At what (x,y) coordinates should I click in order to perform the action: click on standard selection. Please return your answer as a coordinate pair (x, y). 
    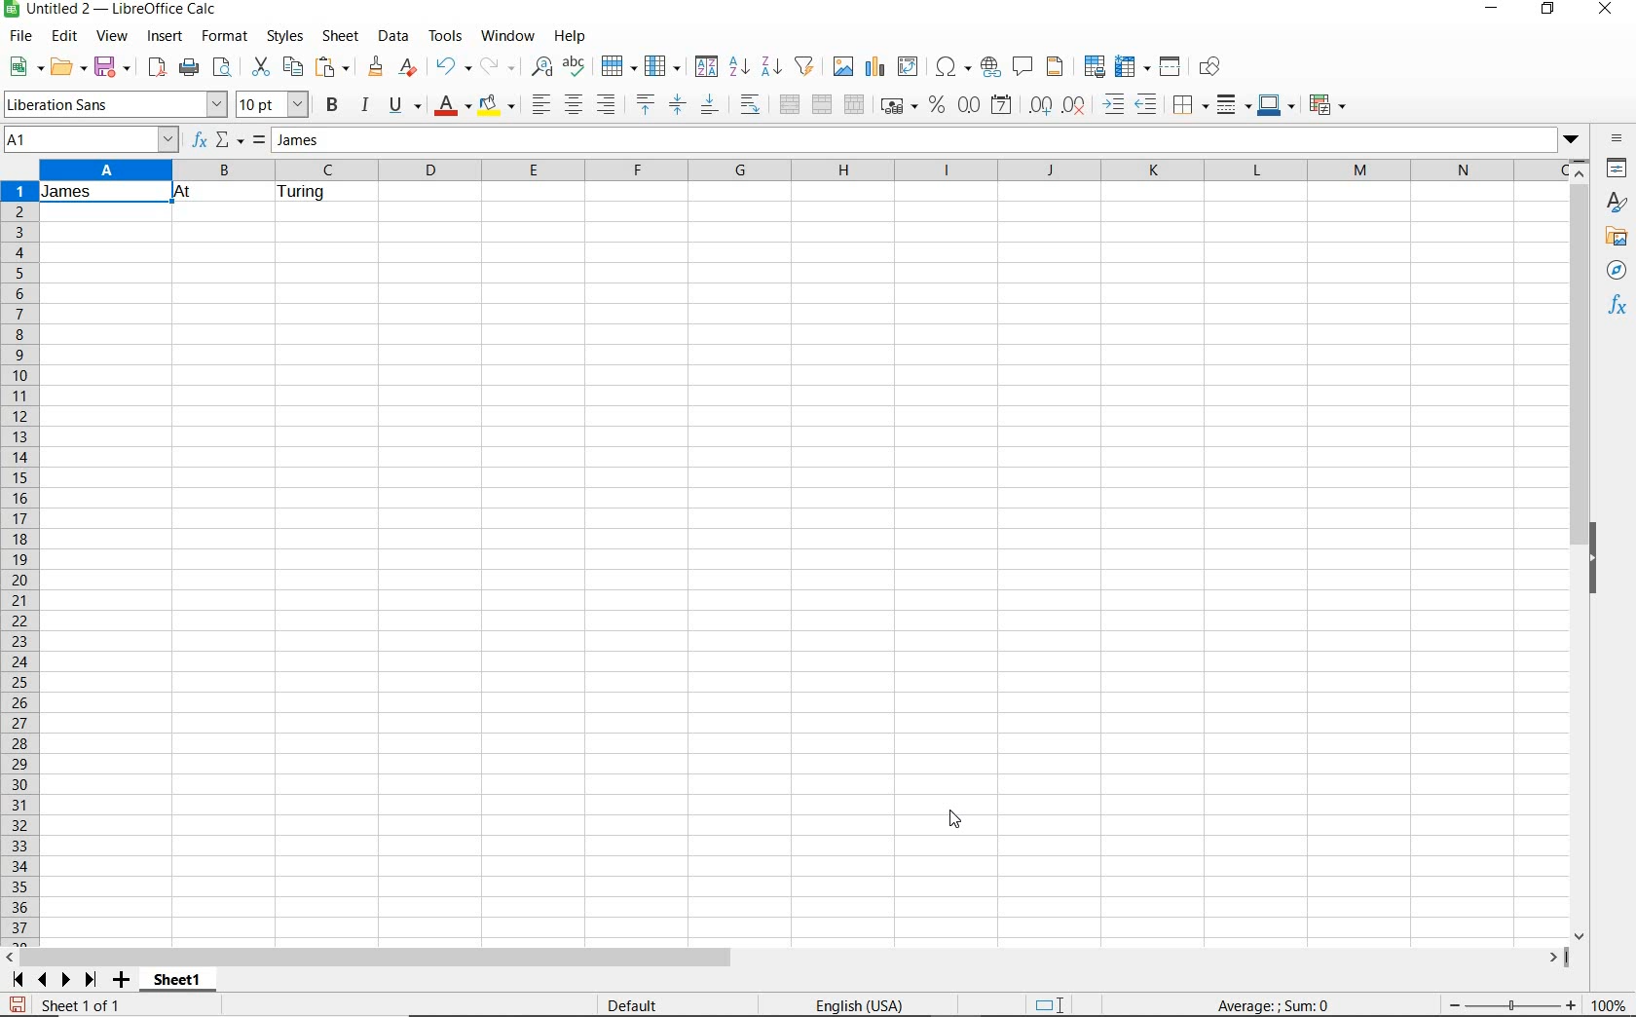
    Looking at the image, I should click on (1053, 1002).